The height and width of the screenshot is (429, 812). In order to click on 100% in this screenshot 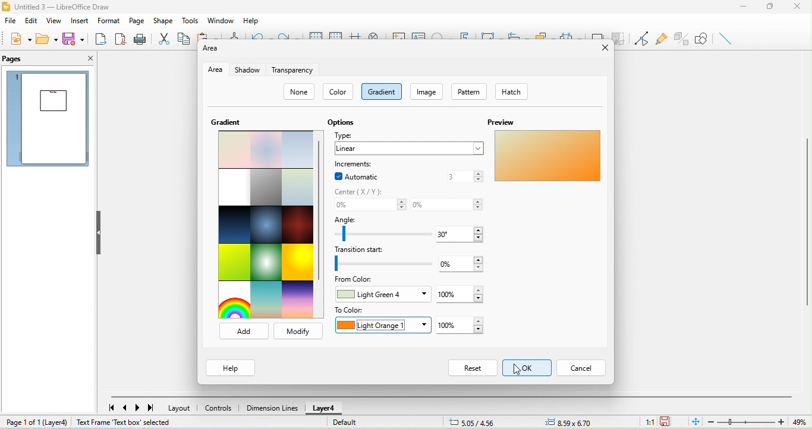, I will do `click(462, 294)`.